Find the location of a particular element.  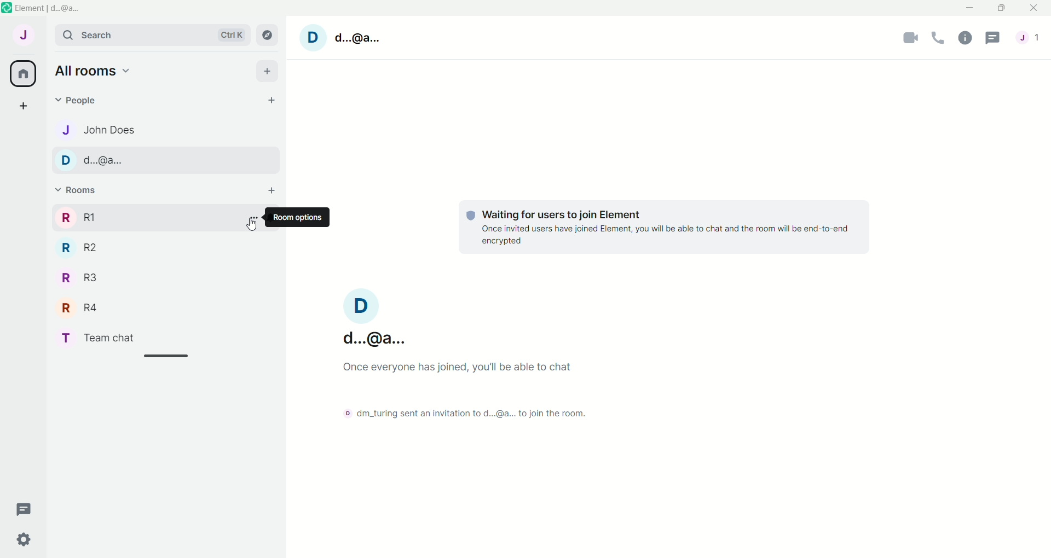

D d...@a... is located at coordinates (374, 315).